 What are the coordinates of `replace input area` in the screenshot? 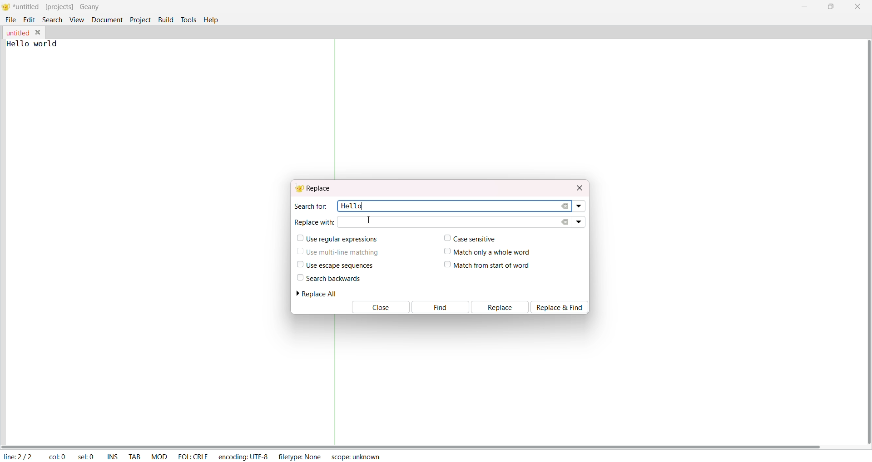 It's located at (436, 222).